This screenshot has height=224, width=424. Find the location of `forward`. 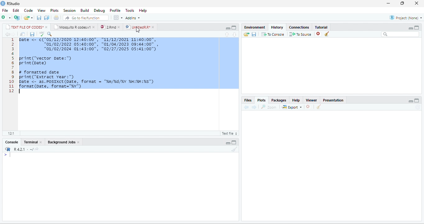

forward is located at coordinates (254, 107).